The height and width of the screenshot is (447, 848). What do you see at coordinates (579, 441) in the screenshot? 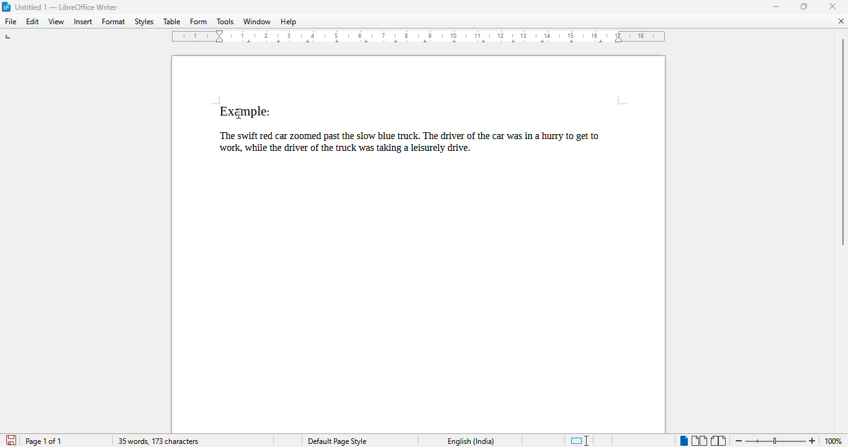
I see `standard selection` at bounding box center [579, 441].